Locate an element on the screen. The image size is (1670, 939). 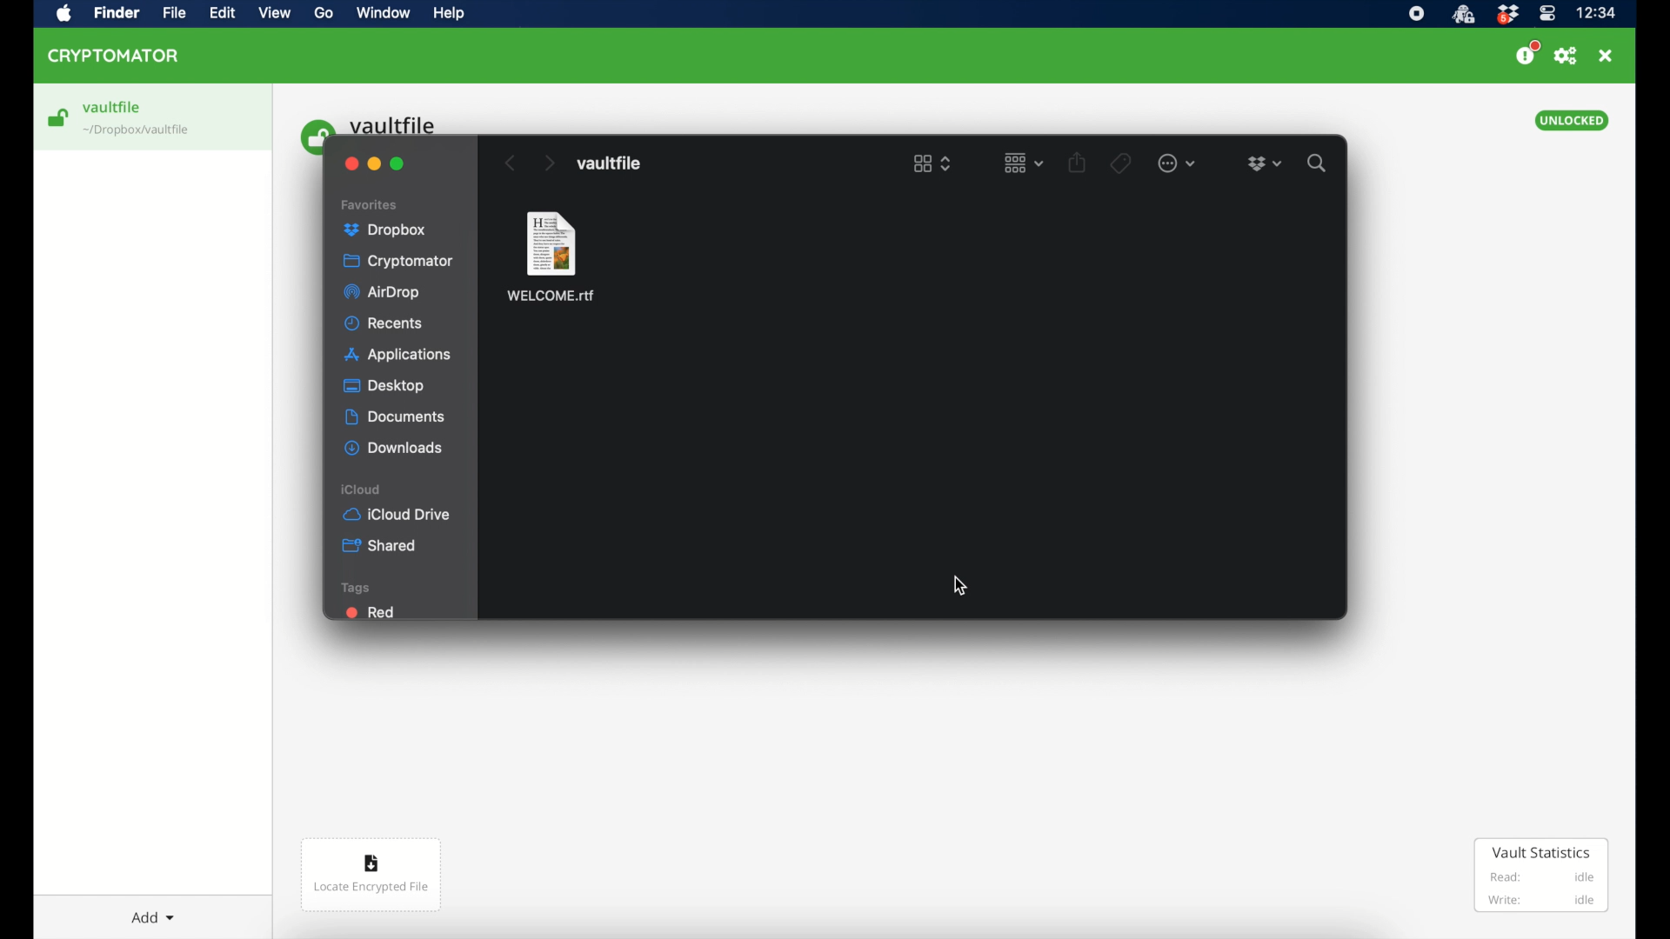
vault file is located at coordinates (397, 122).